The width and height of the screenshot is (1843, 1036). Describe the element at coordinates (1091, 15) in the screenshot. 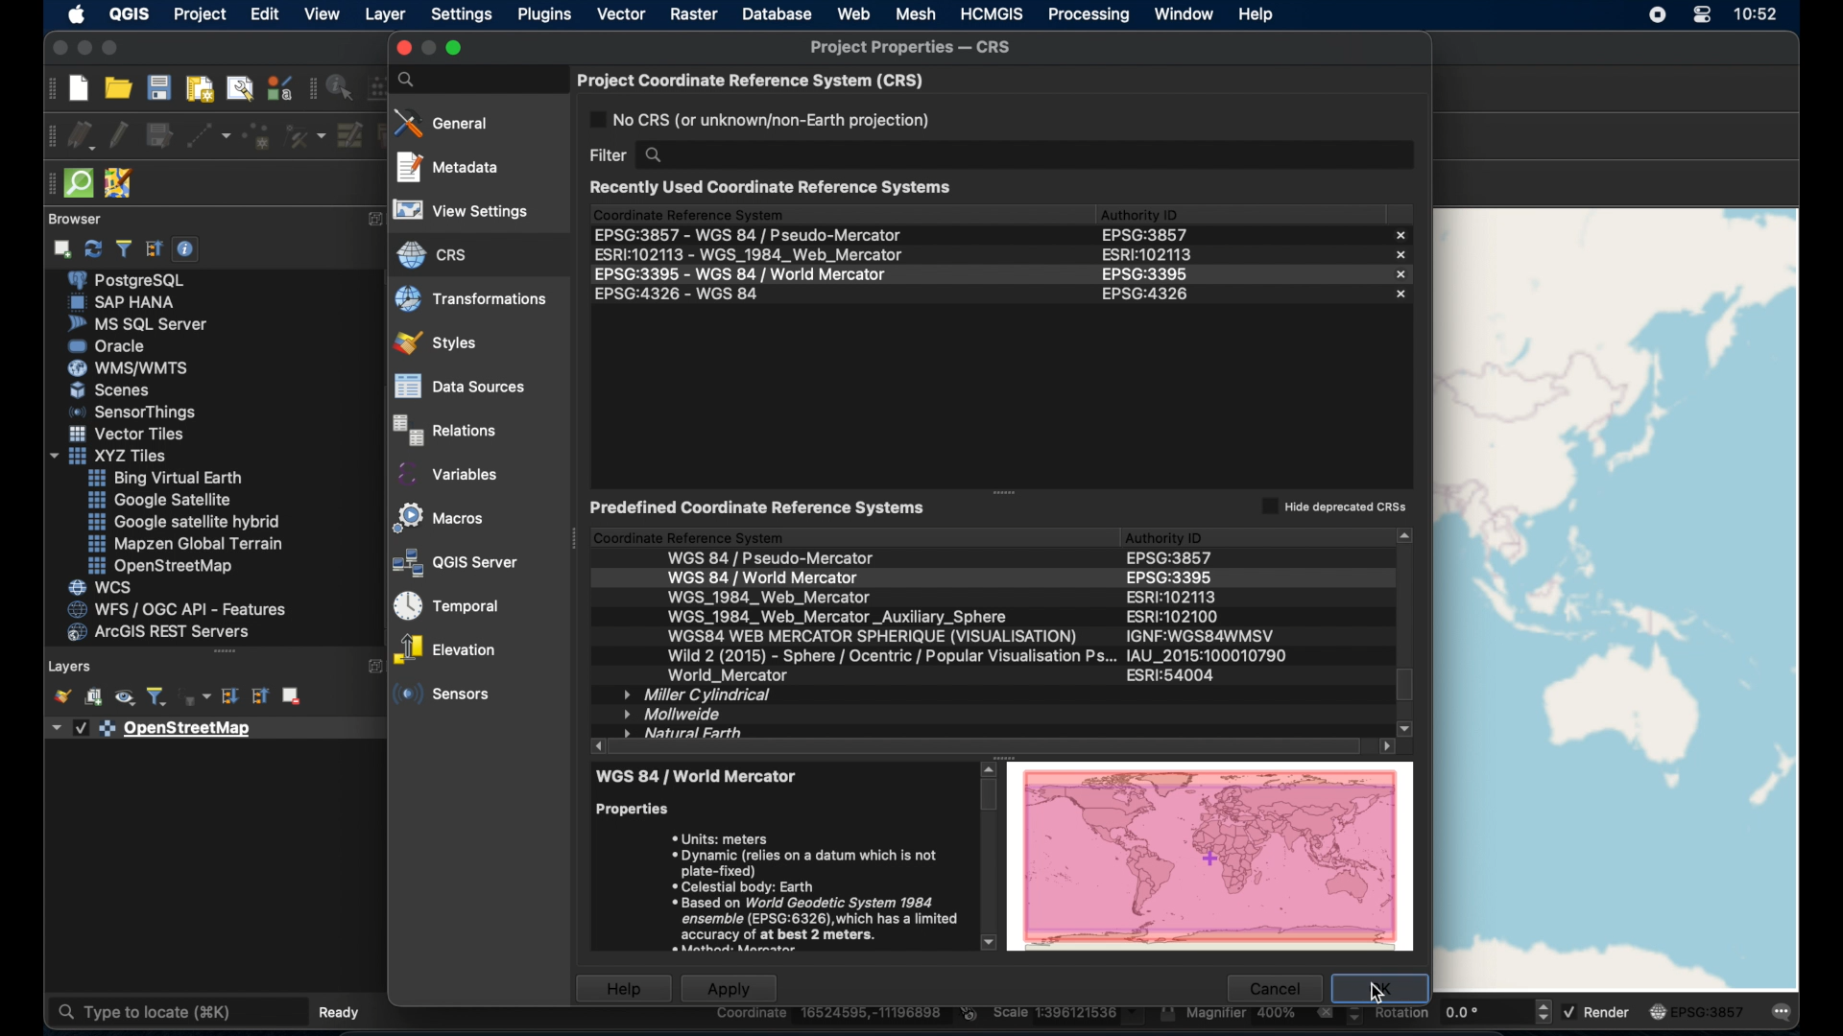

I see `processing` at that location.